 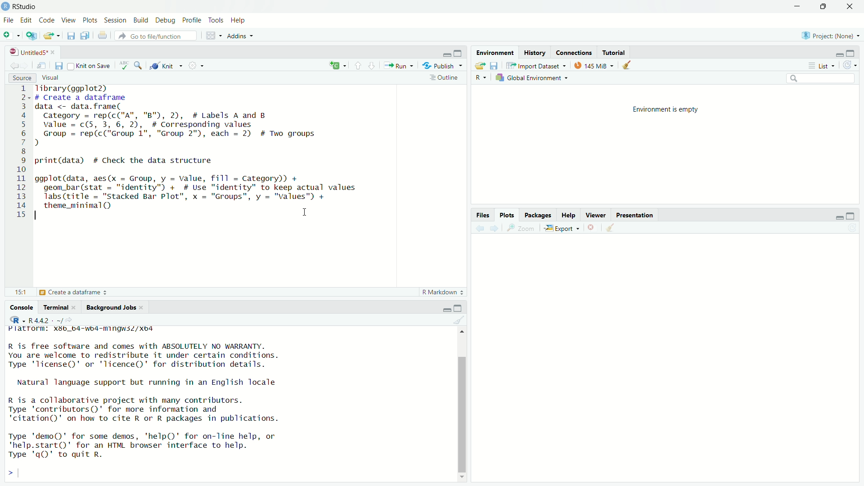 I want to click on Up, so click(x=463, y=330).